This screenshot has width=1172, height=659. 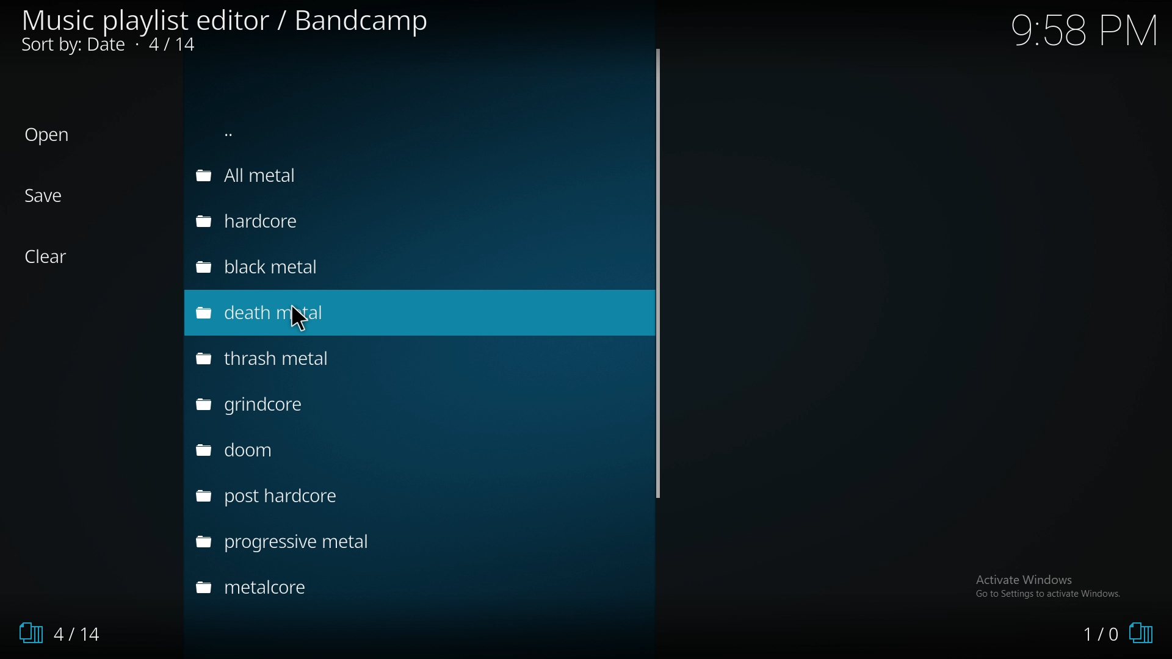 I want to click on 9.58 PM, so click(x=1083, y=30).